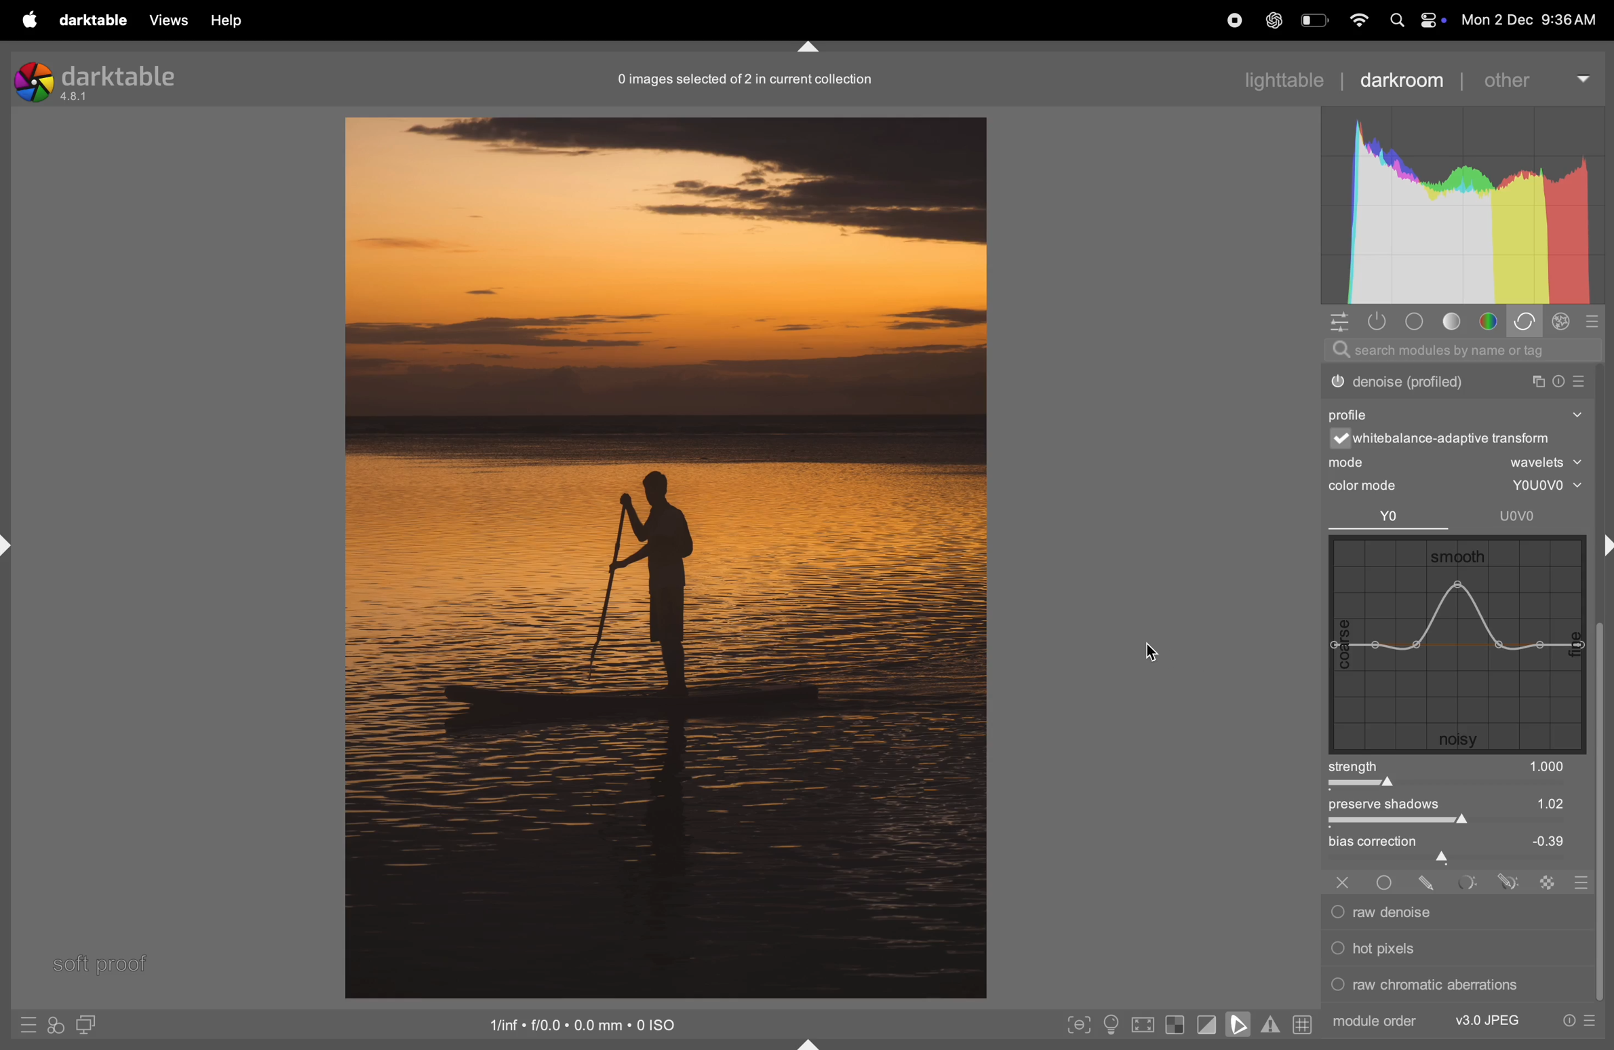 The width and height of the screenshot is (1614, 1050). What do you see at coordinates (1602, 814) in the screenshot?
I see `task bar` at bounding box center [1602, 814].